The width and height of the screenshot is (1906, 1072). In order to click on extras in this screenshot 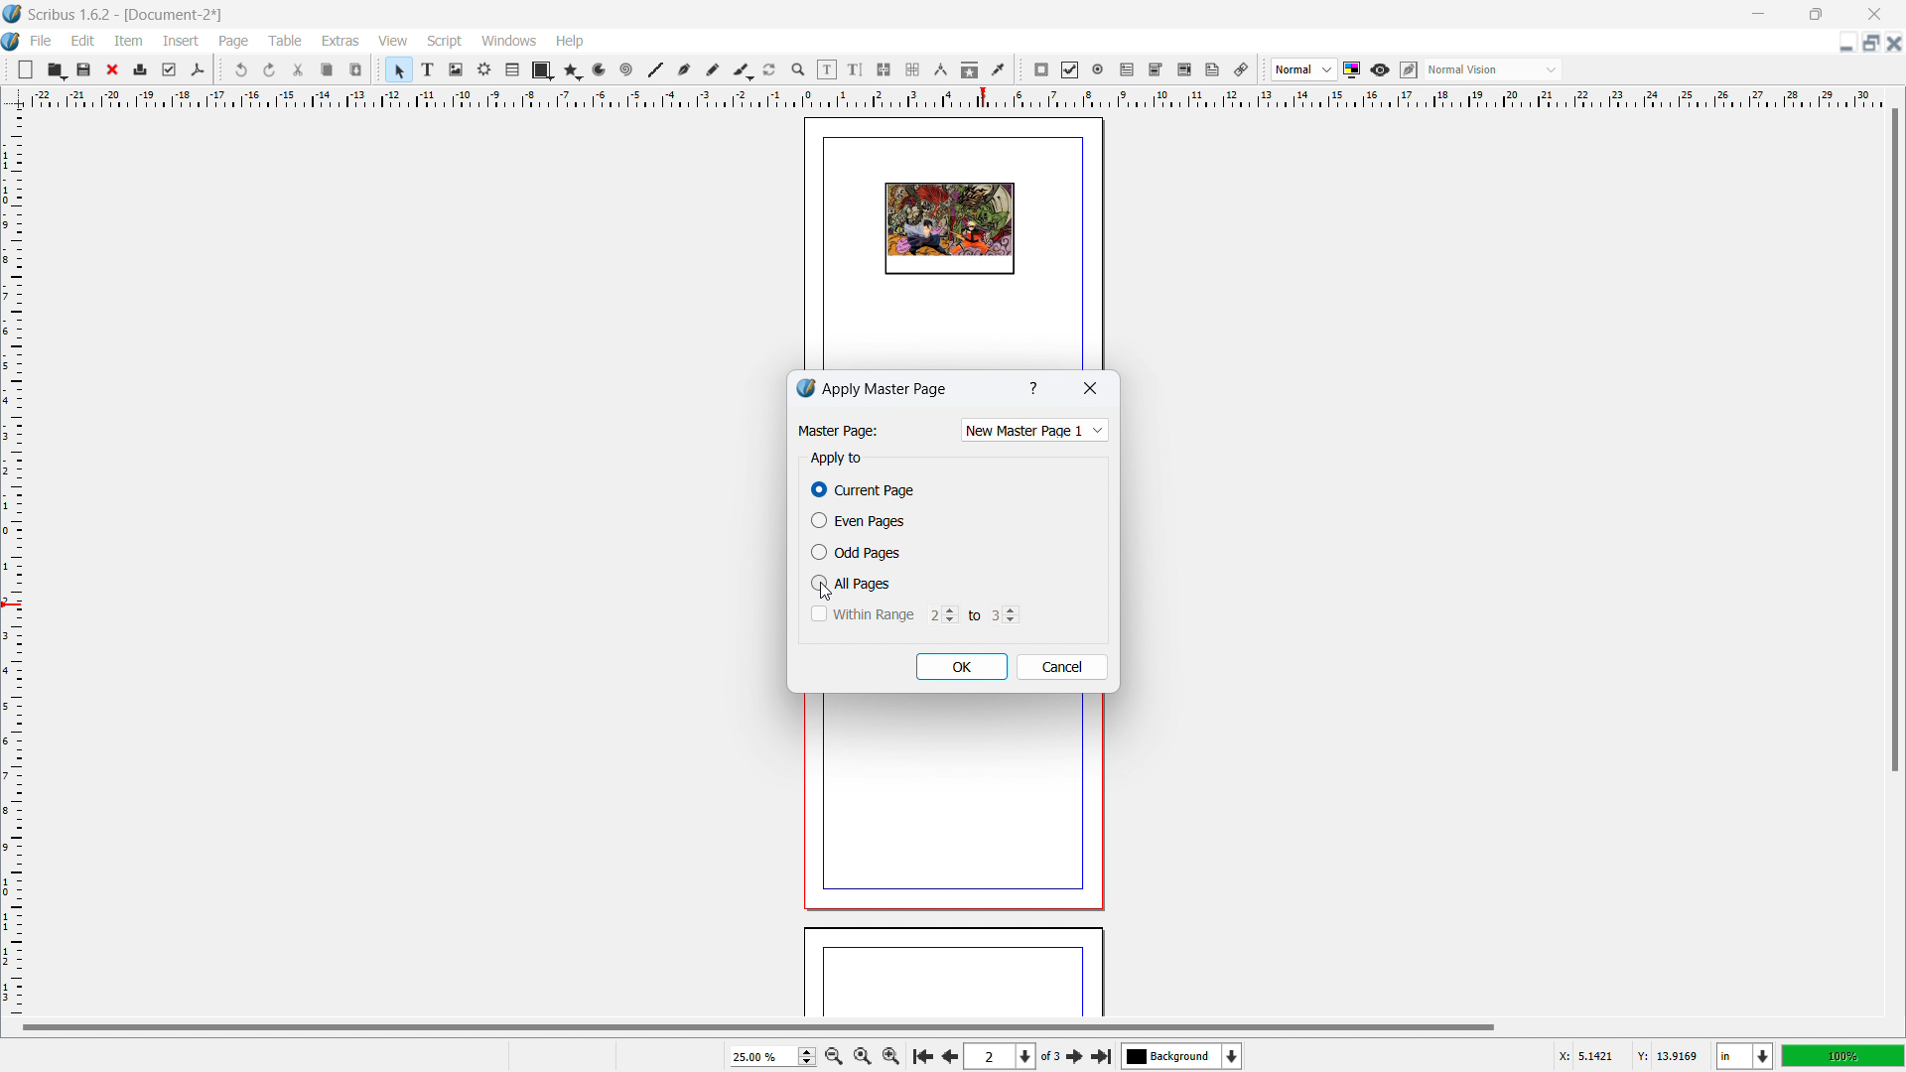, I will do `click(341, 41)`.